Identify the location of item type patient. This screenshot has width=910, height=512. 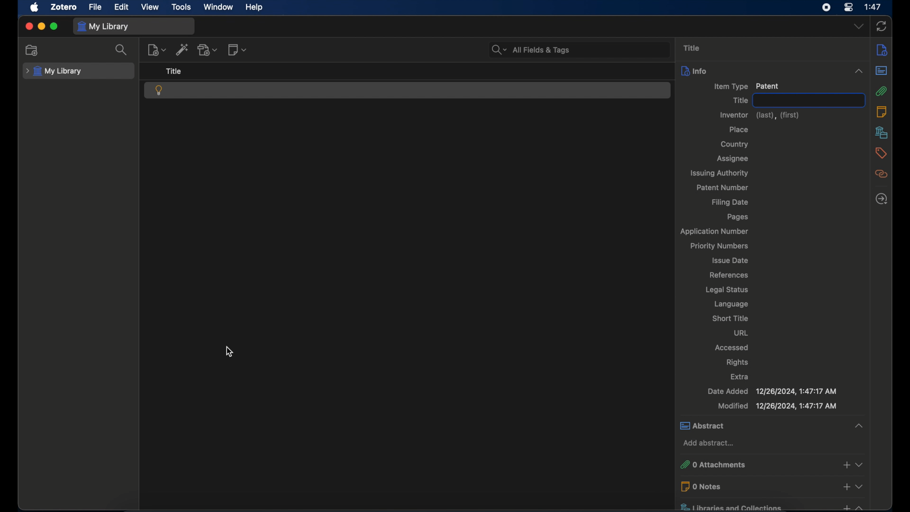
(746, 86).